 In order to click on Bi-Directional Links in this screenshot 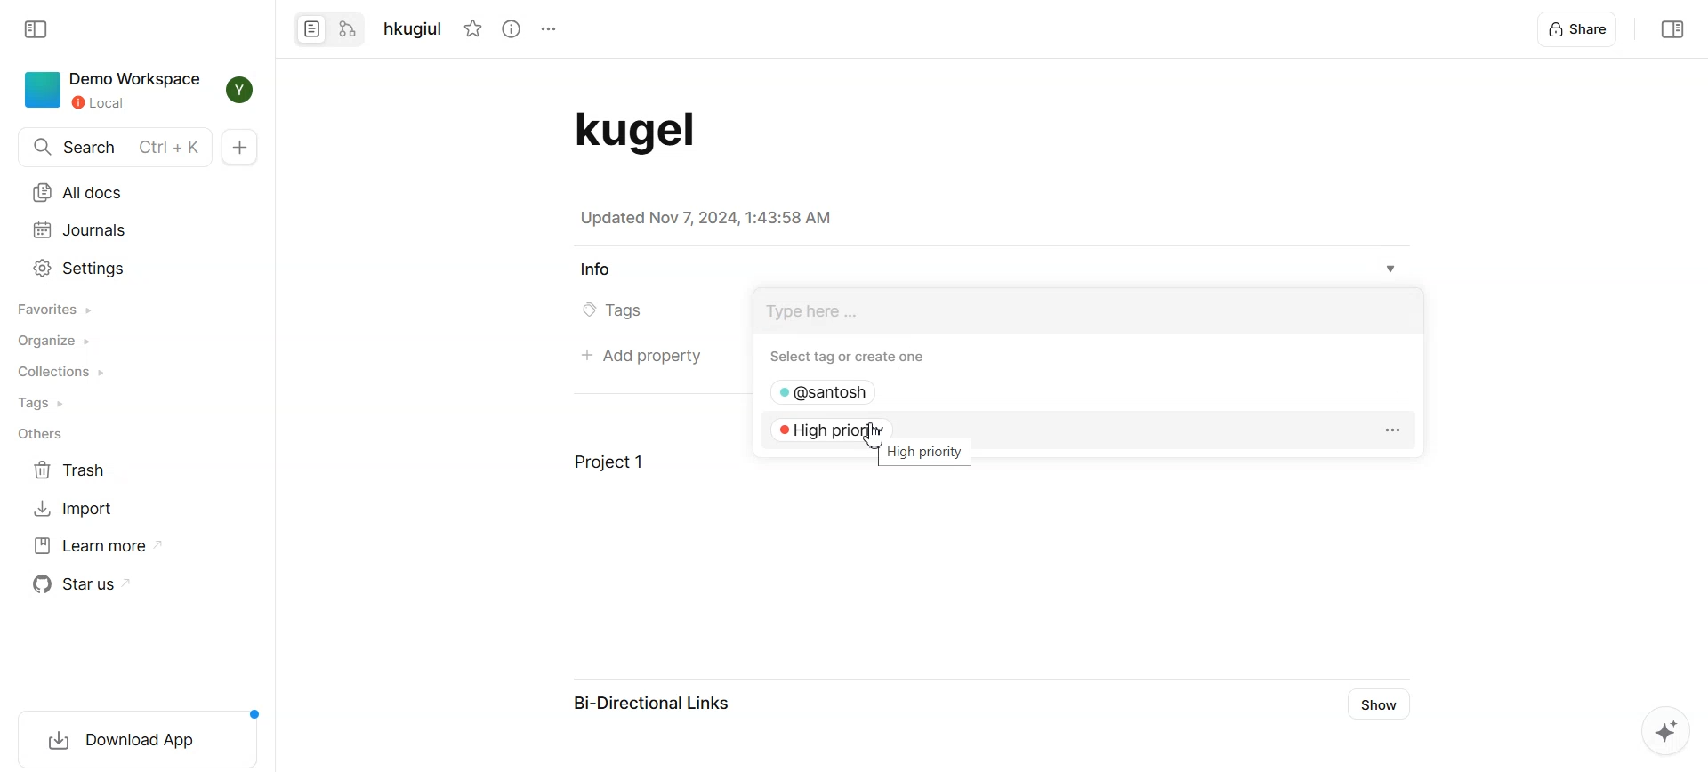, I will do `click(660, 703)`.